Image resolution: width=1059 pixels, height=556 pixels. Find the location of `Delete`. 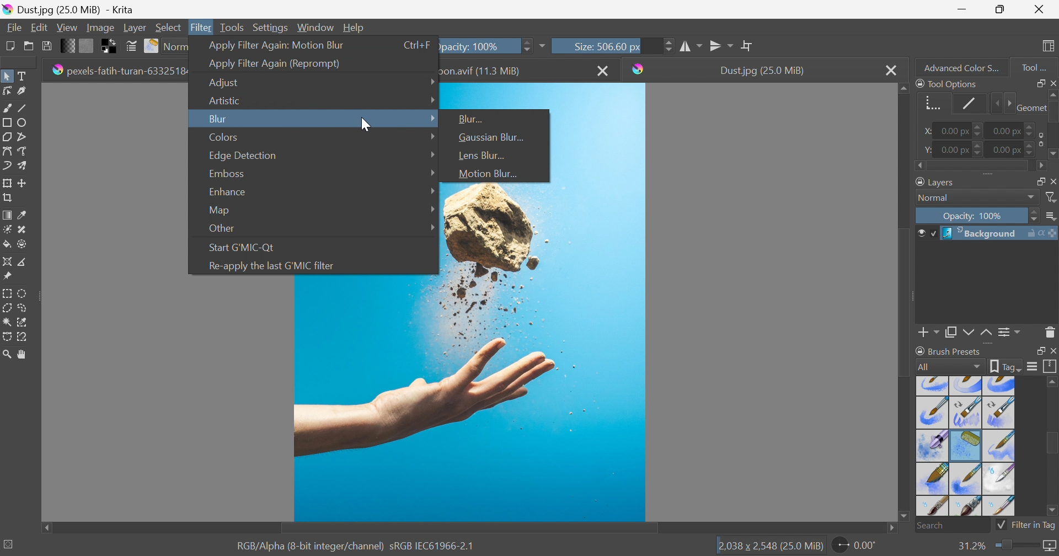

Delete is located at coordinates (1050, 332).